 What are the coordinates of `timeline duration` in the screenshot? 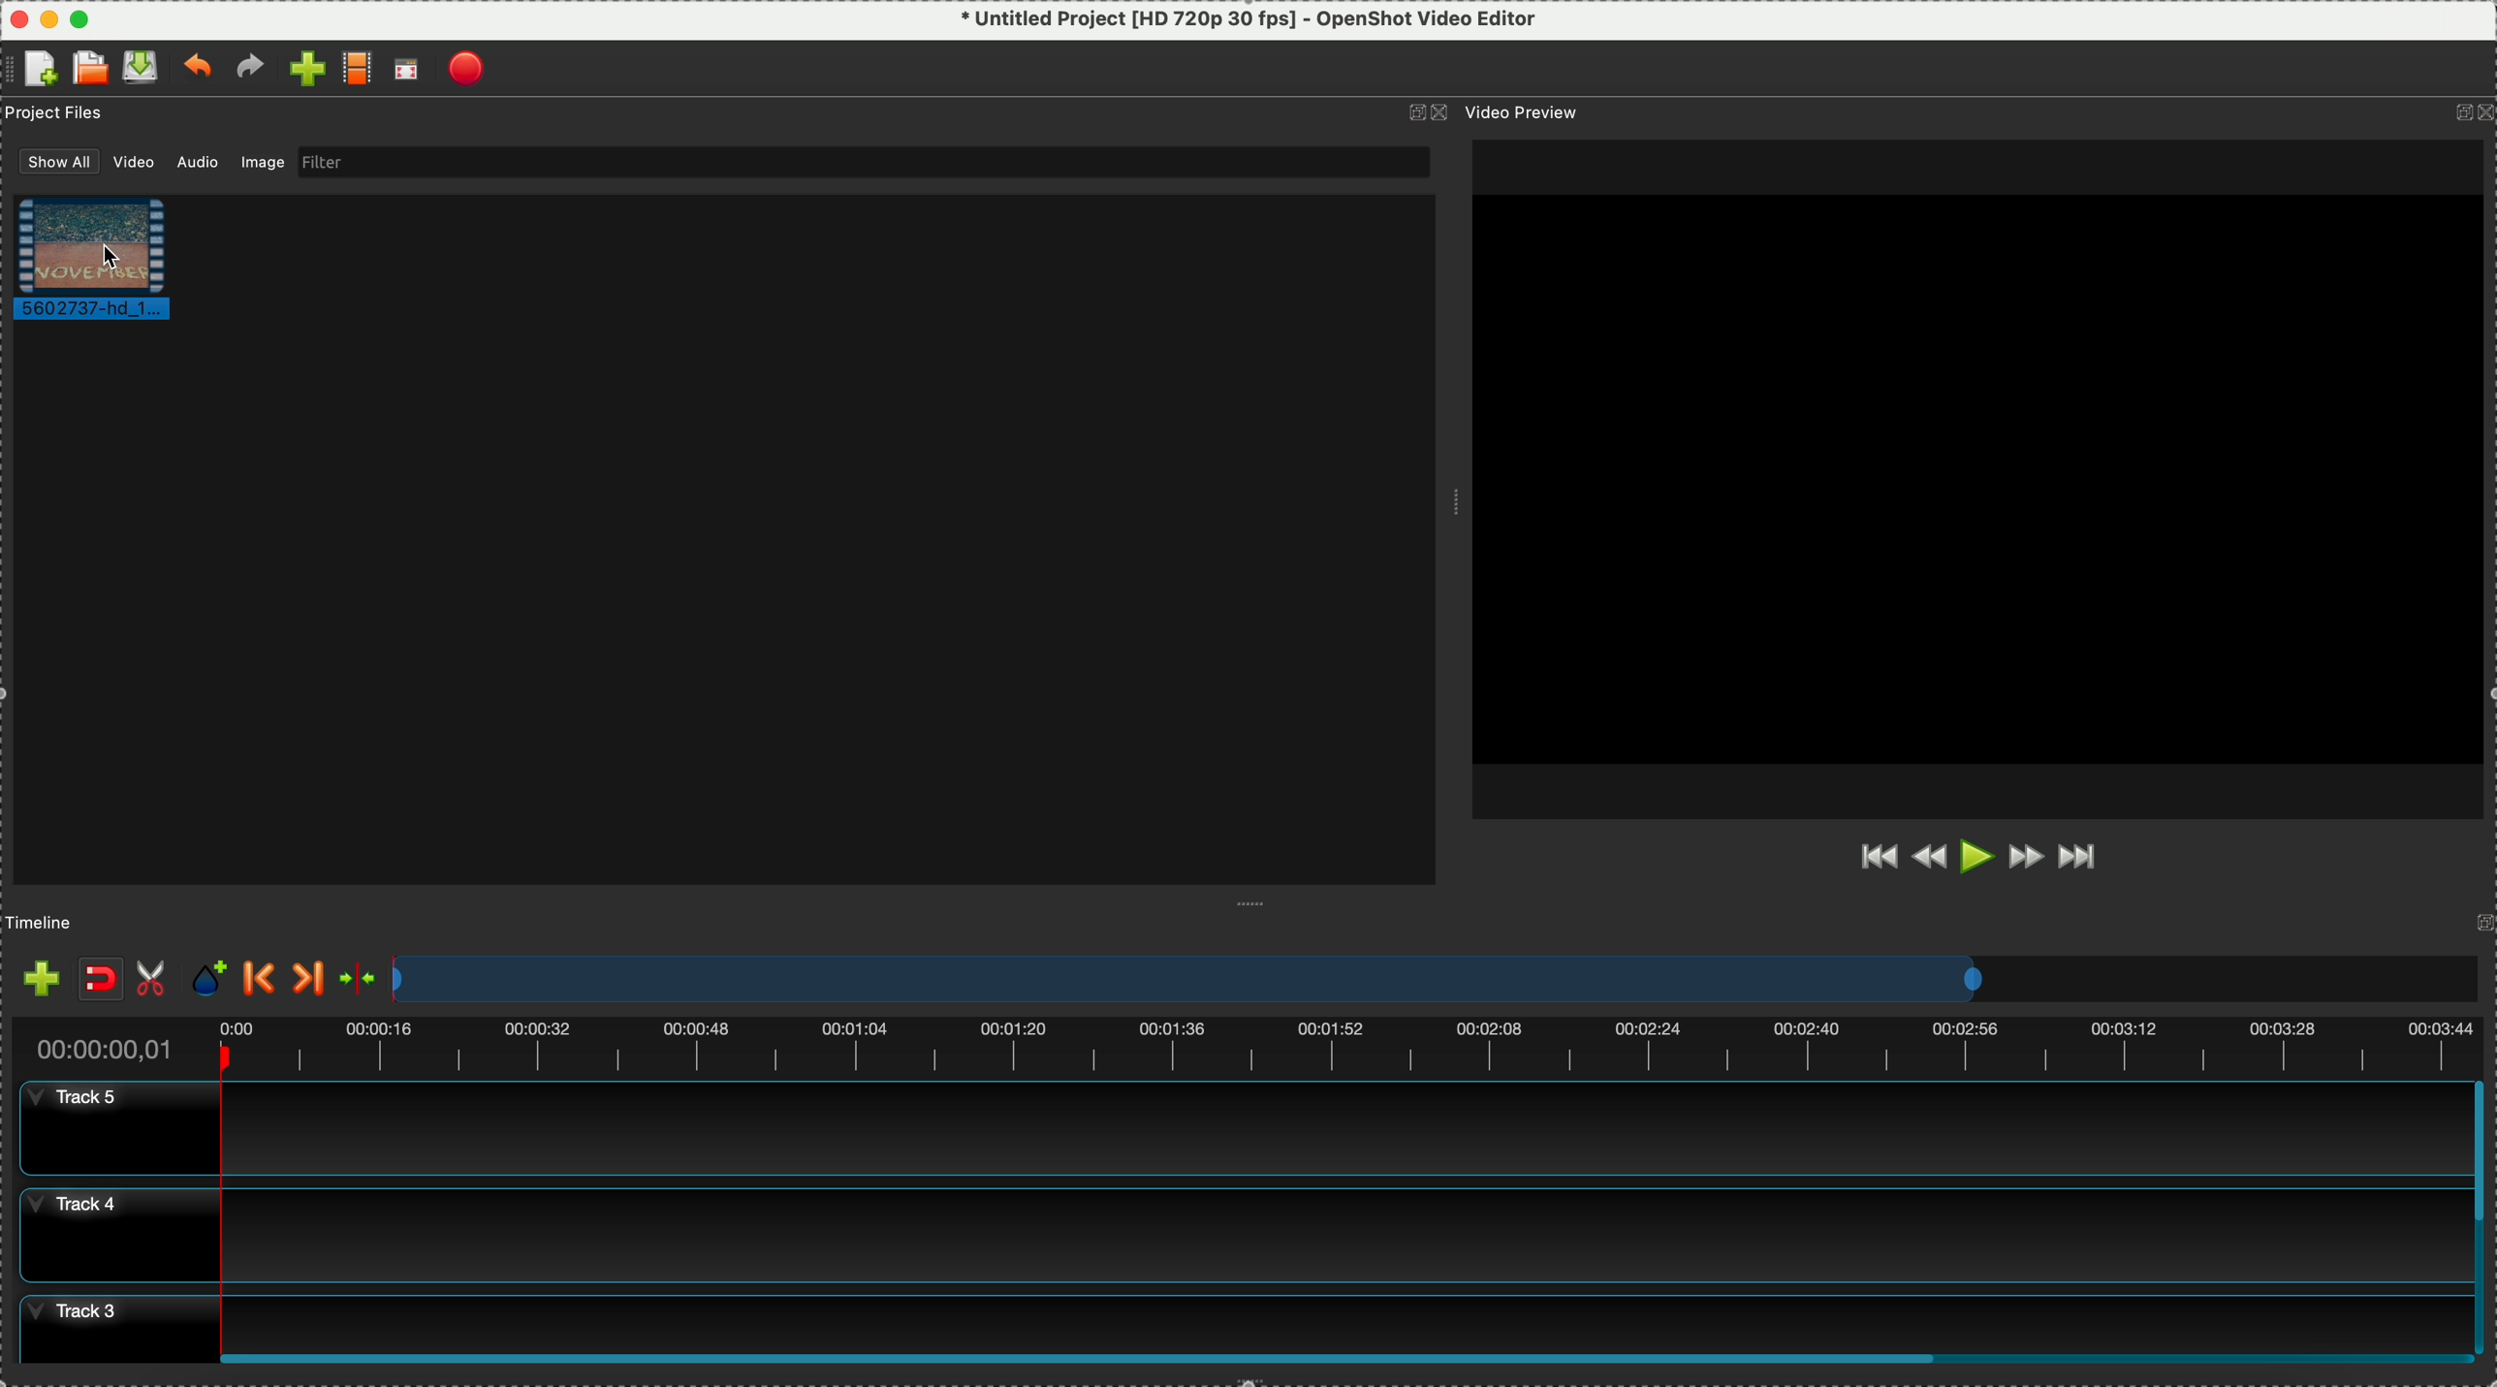 It's located at (1243, 1042).